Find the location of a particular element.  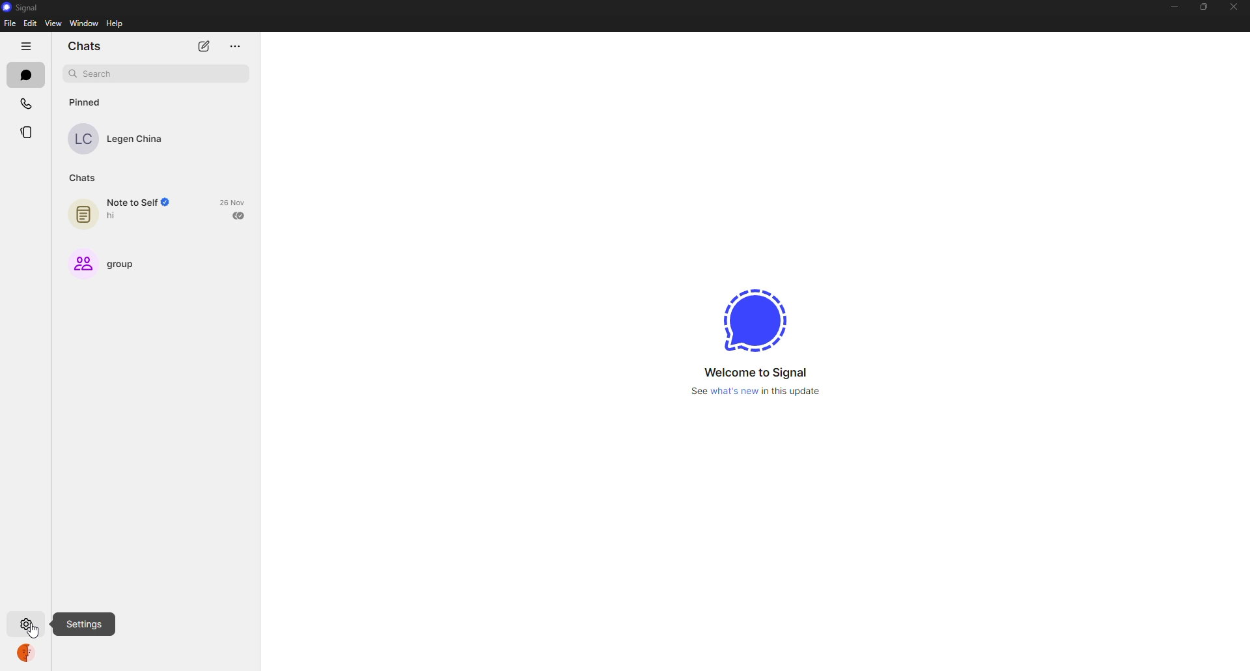

view is located at coordinates (53, 23).